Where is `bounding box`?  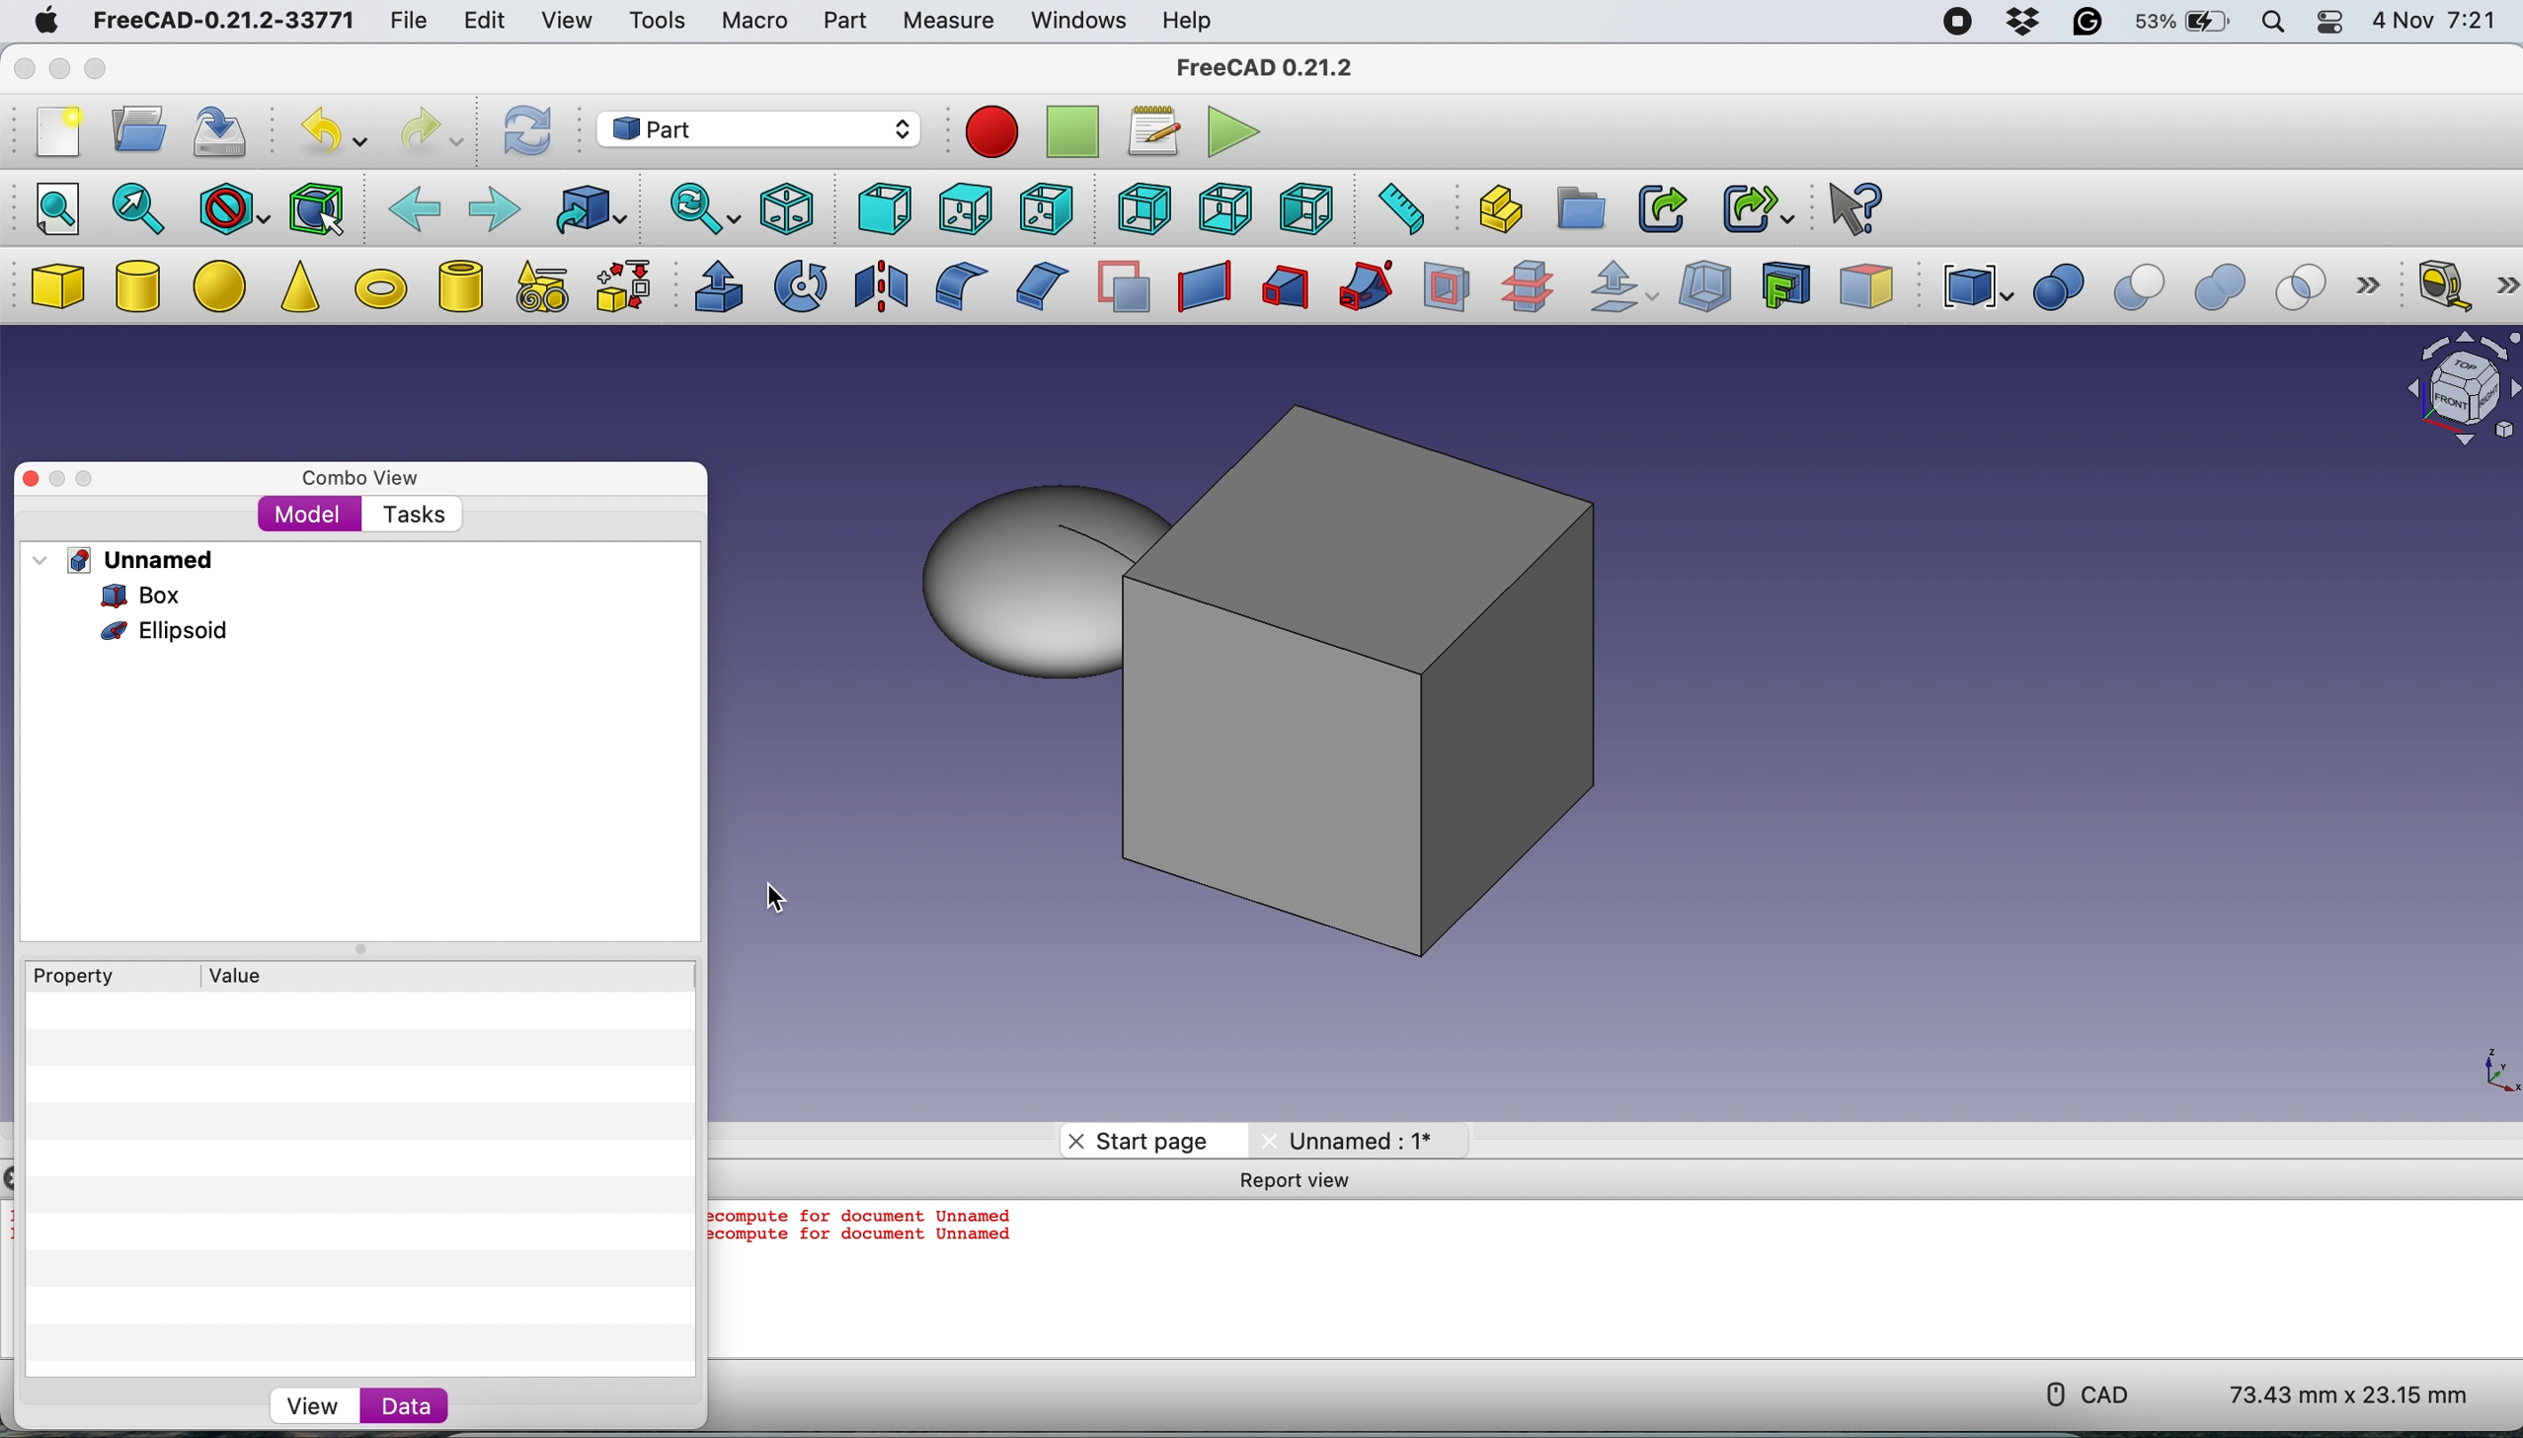 bounding box is located at coordinates (317, 207).